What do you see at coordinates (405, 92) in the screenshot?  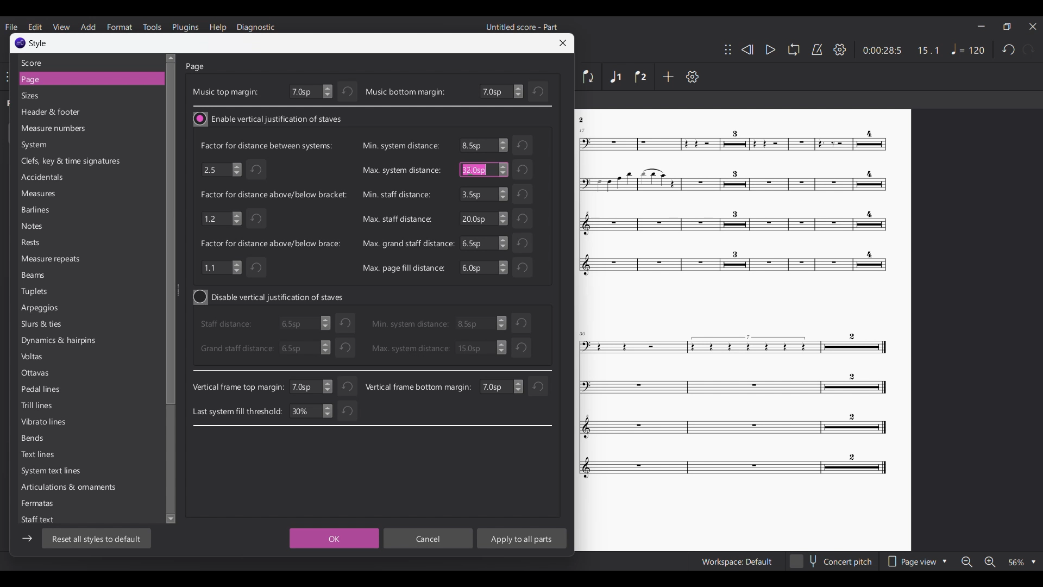 I see `music bottom margin` at bounding box center [405, 92].